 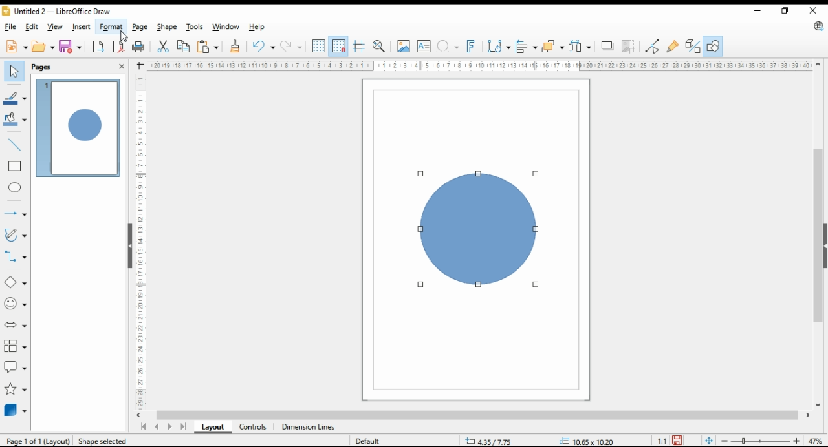 What do you see at coordinates (15, 388) in the screenshot?
I see `stars and banners` at bounding box center [15, 388].